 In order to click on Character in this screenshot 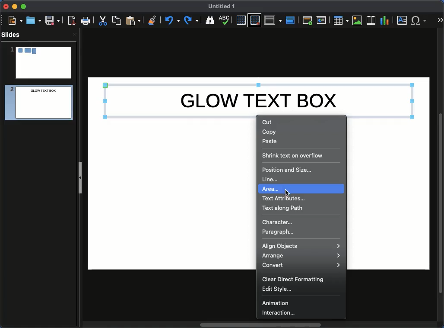, I will do `click(277, 222)`.